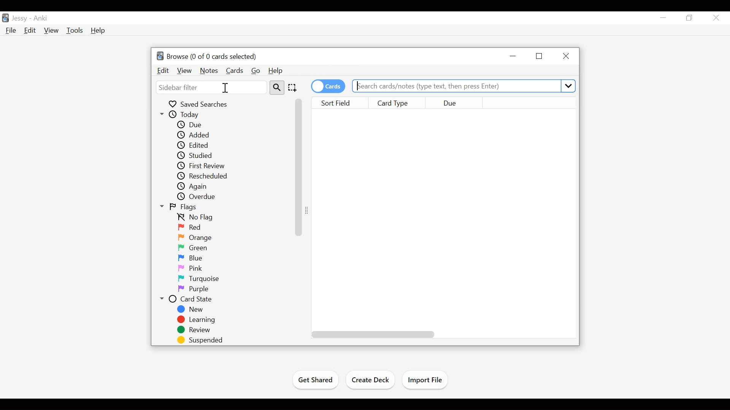 This screenshot has height=410, width=730. Describe the element at coordinates (51, 30) in the screenshot. I see `View` at that location.